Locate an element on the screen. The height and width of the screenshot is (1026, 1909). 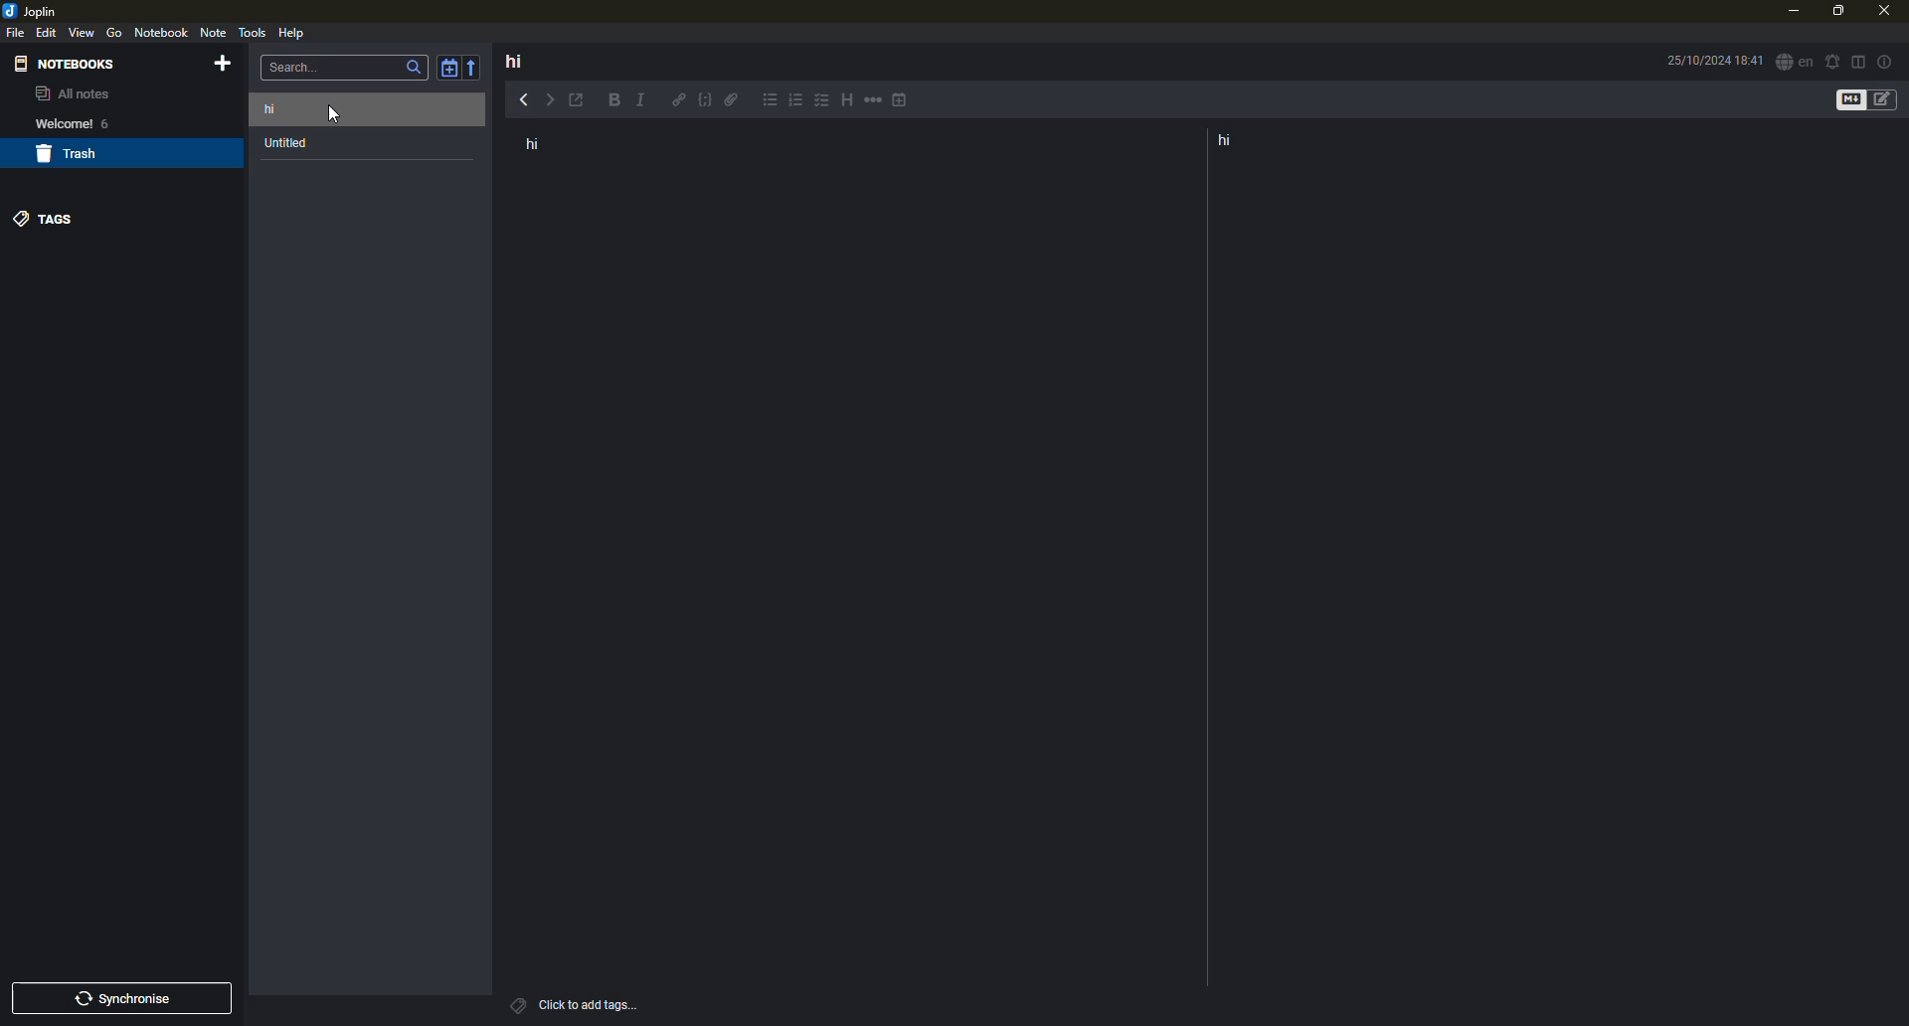
minimize is located at coordinates (1791, 12).